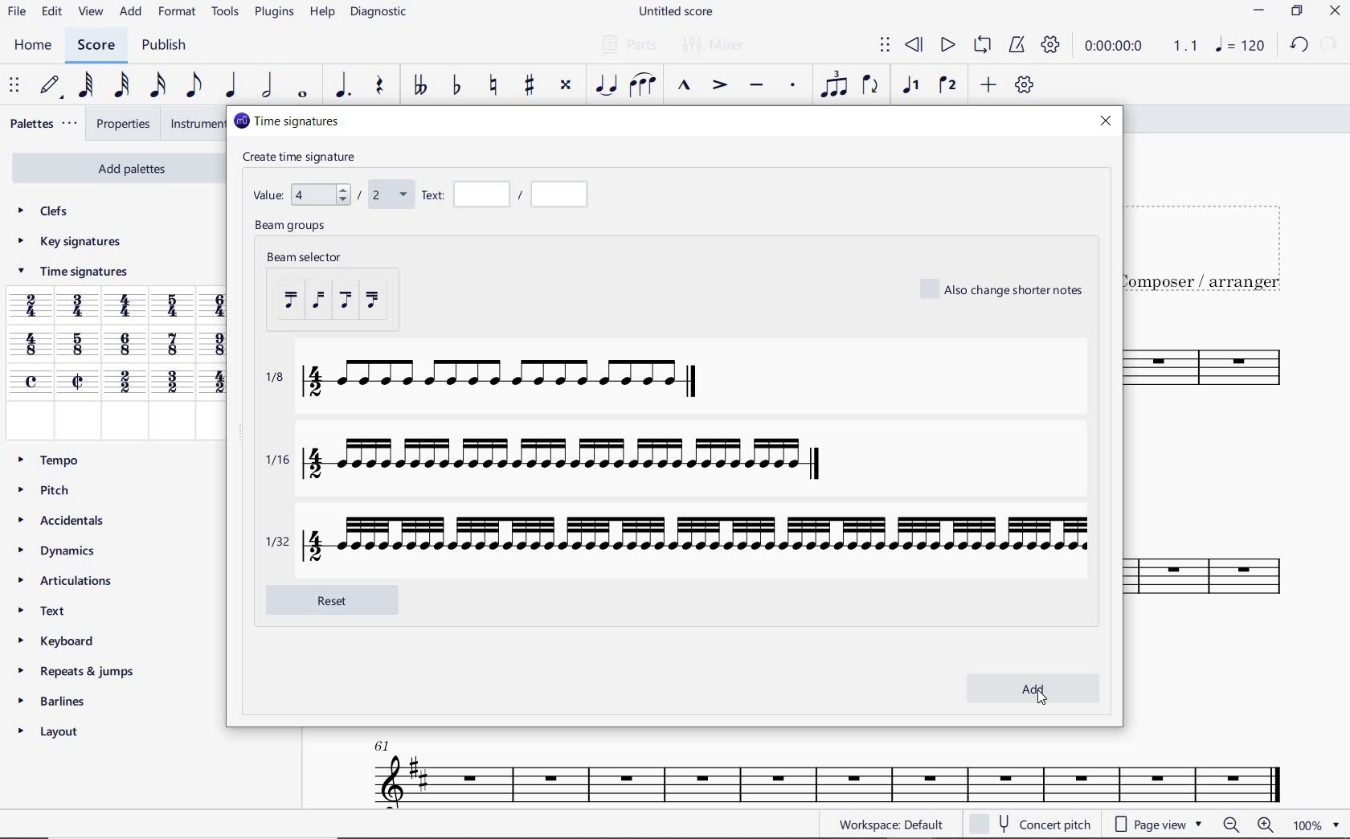 This screenshot has height=839, width=1350. I want to click on workspace default, so click(894, 824).